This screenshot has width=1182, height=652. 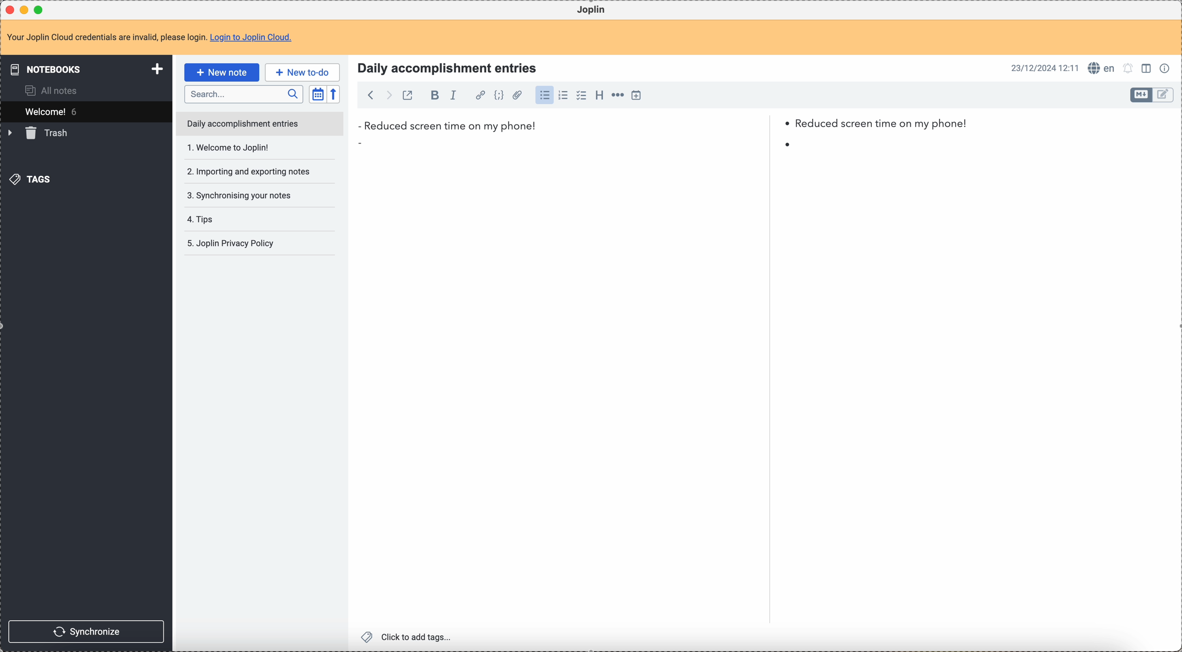 What do you see at coordinates (230, 219) in the screenshot?
I see `Joplin privacy policy` at bounding box center [230, 219].